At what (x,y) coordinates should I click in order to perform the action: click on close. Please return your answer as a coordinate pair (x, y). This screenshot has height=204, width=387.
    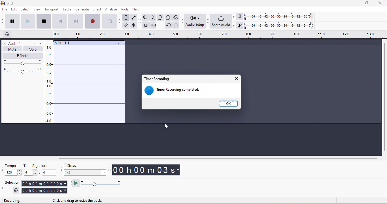
    Looking at the image, I should click on (380, 3).